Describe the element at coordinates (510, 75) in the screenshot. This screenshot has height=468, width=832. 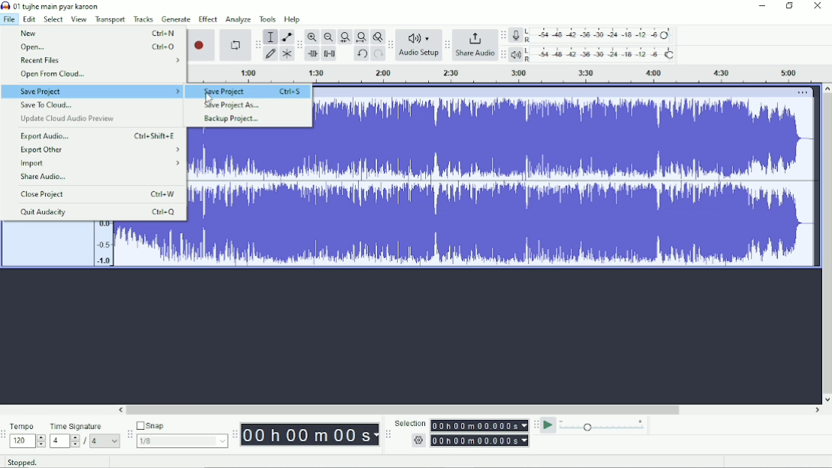
I see `Timeline` at that location.